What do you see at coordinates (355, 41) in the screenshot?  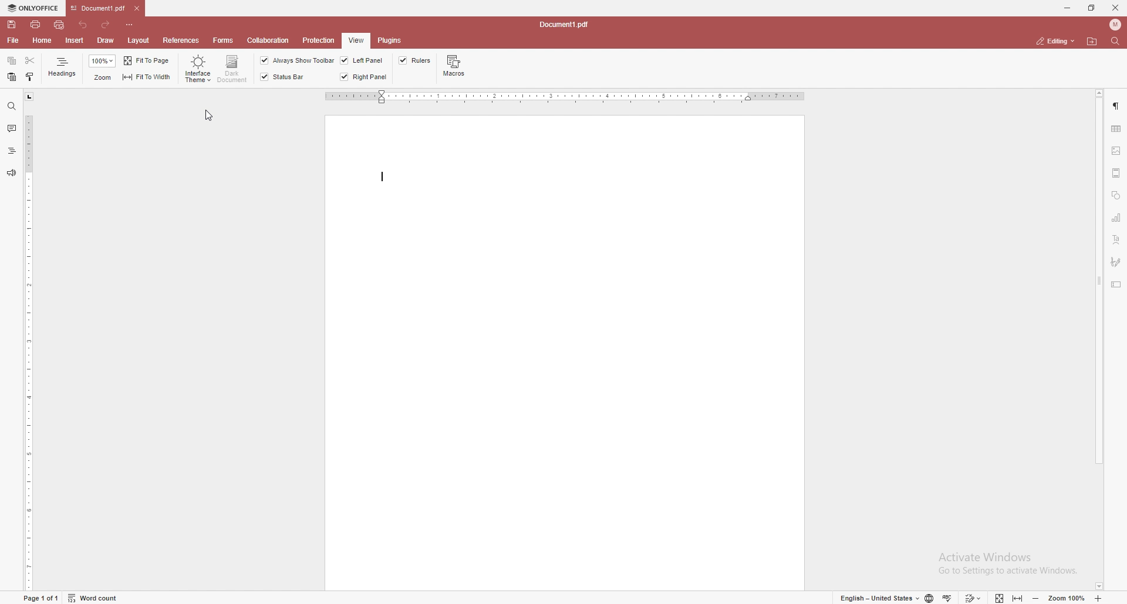 I see `view` at bounding box center [355, 41].